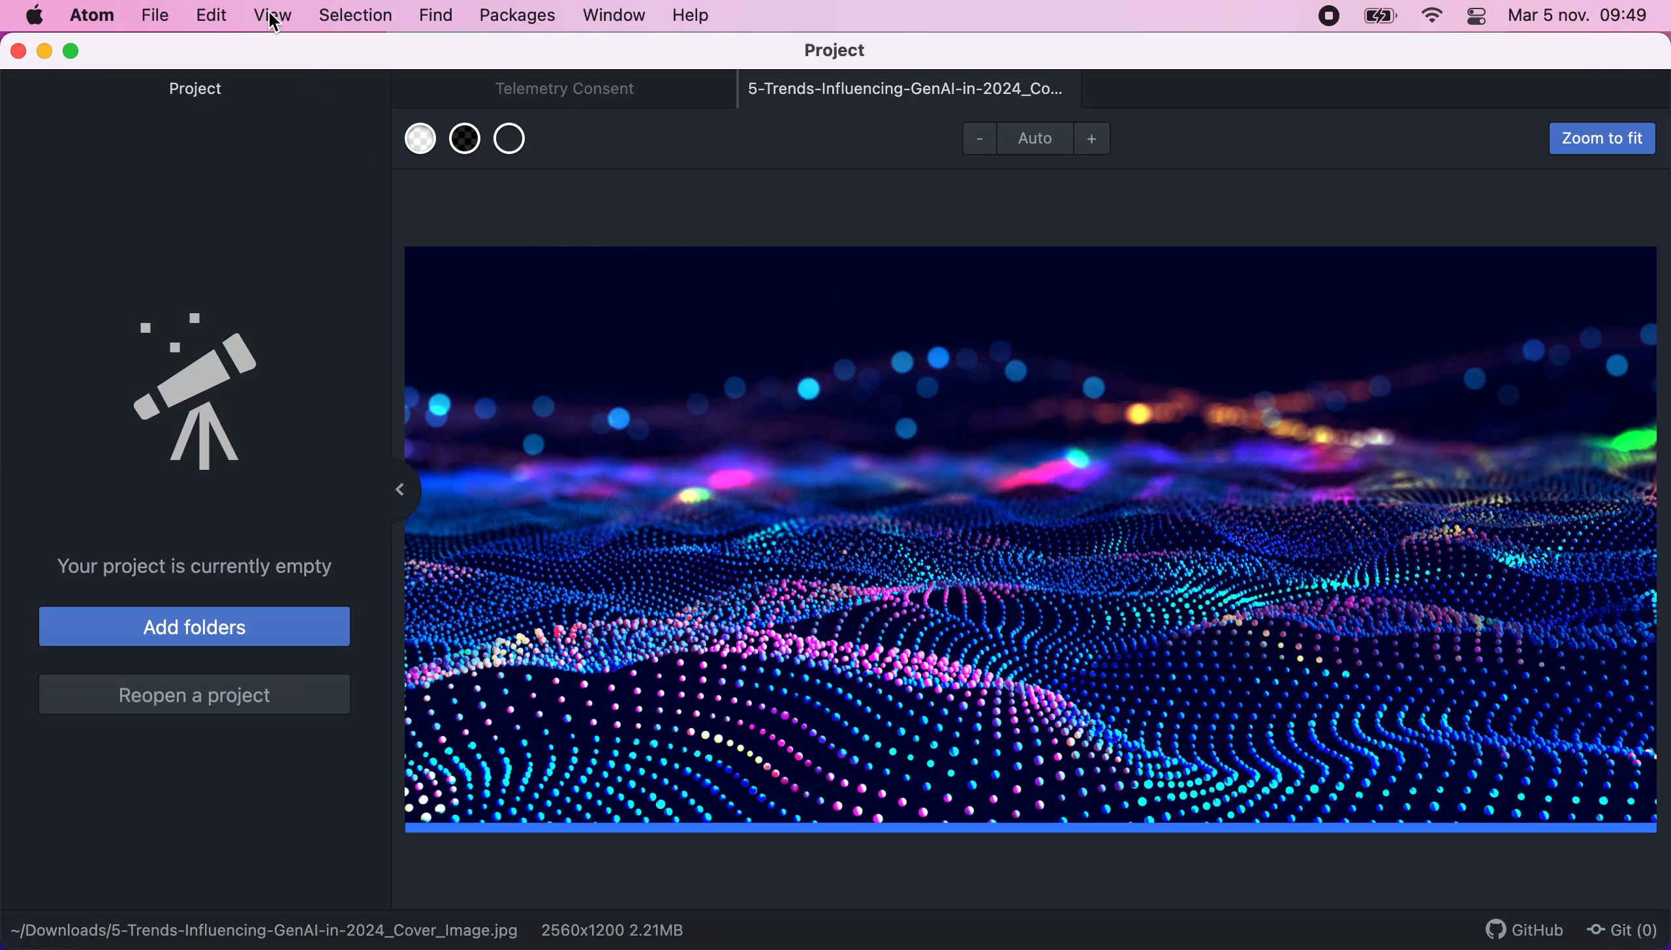 Image resolution: width=1671 pixels, height=950 pixels. I want to click on project, so click(213, 91).